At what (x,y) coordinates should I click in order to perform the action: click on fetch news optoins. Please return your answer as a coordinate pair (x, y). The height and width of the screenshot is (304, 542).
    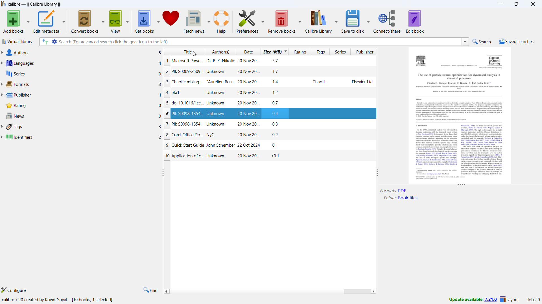
    Looking at the image, I should click on (207, 21).